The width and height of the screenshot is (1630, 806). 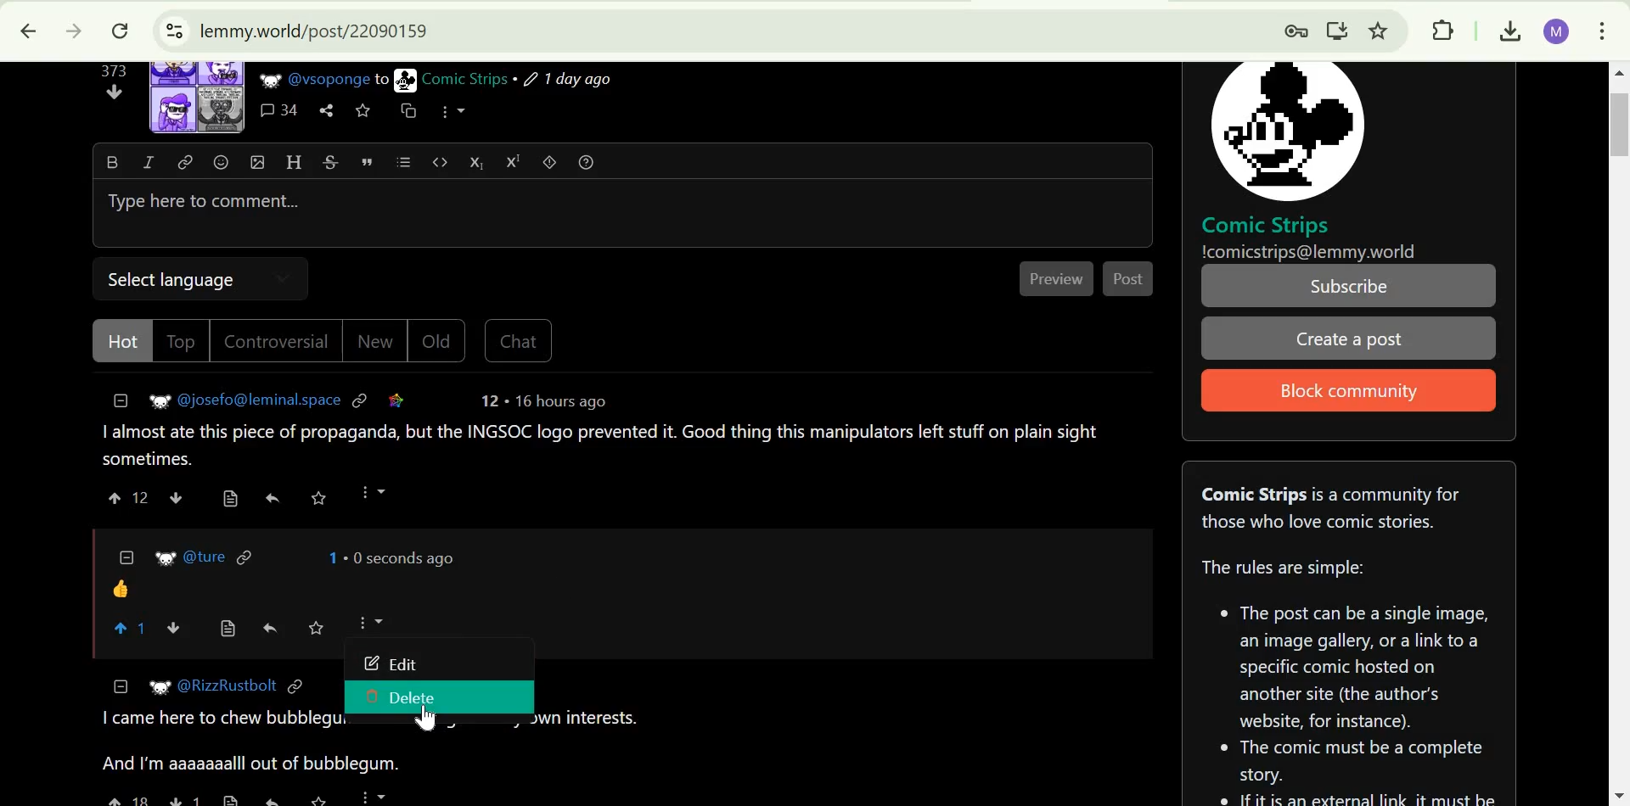 What do you see at coordinates (568, 80) in the screenshot?
I see `1 day ago` at bounding box center [568, 80].